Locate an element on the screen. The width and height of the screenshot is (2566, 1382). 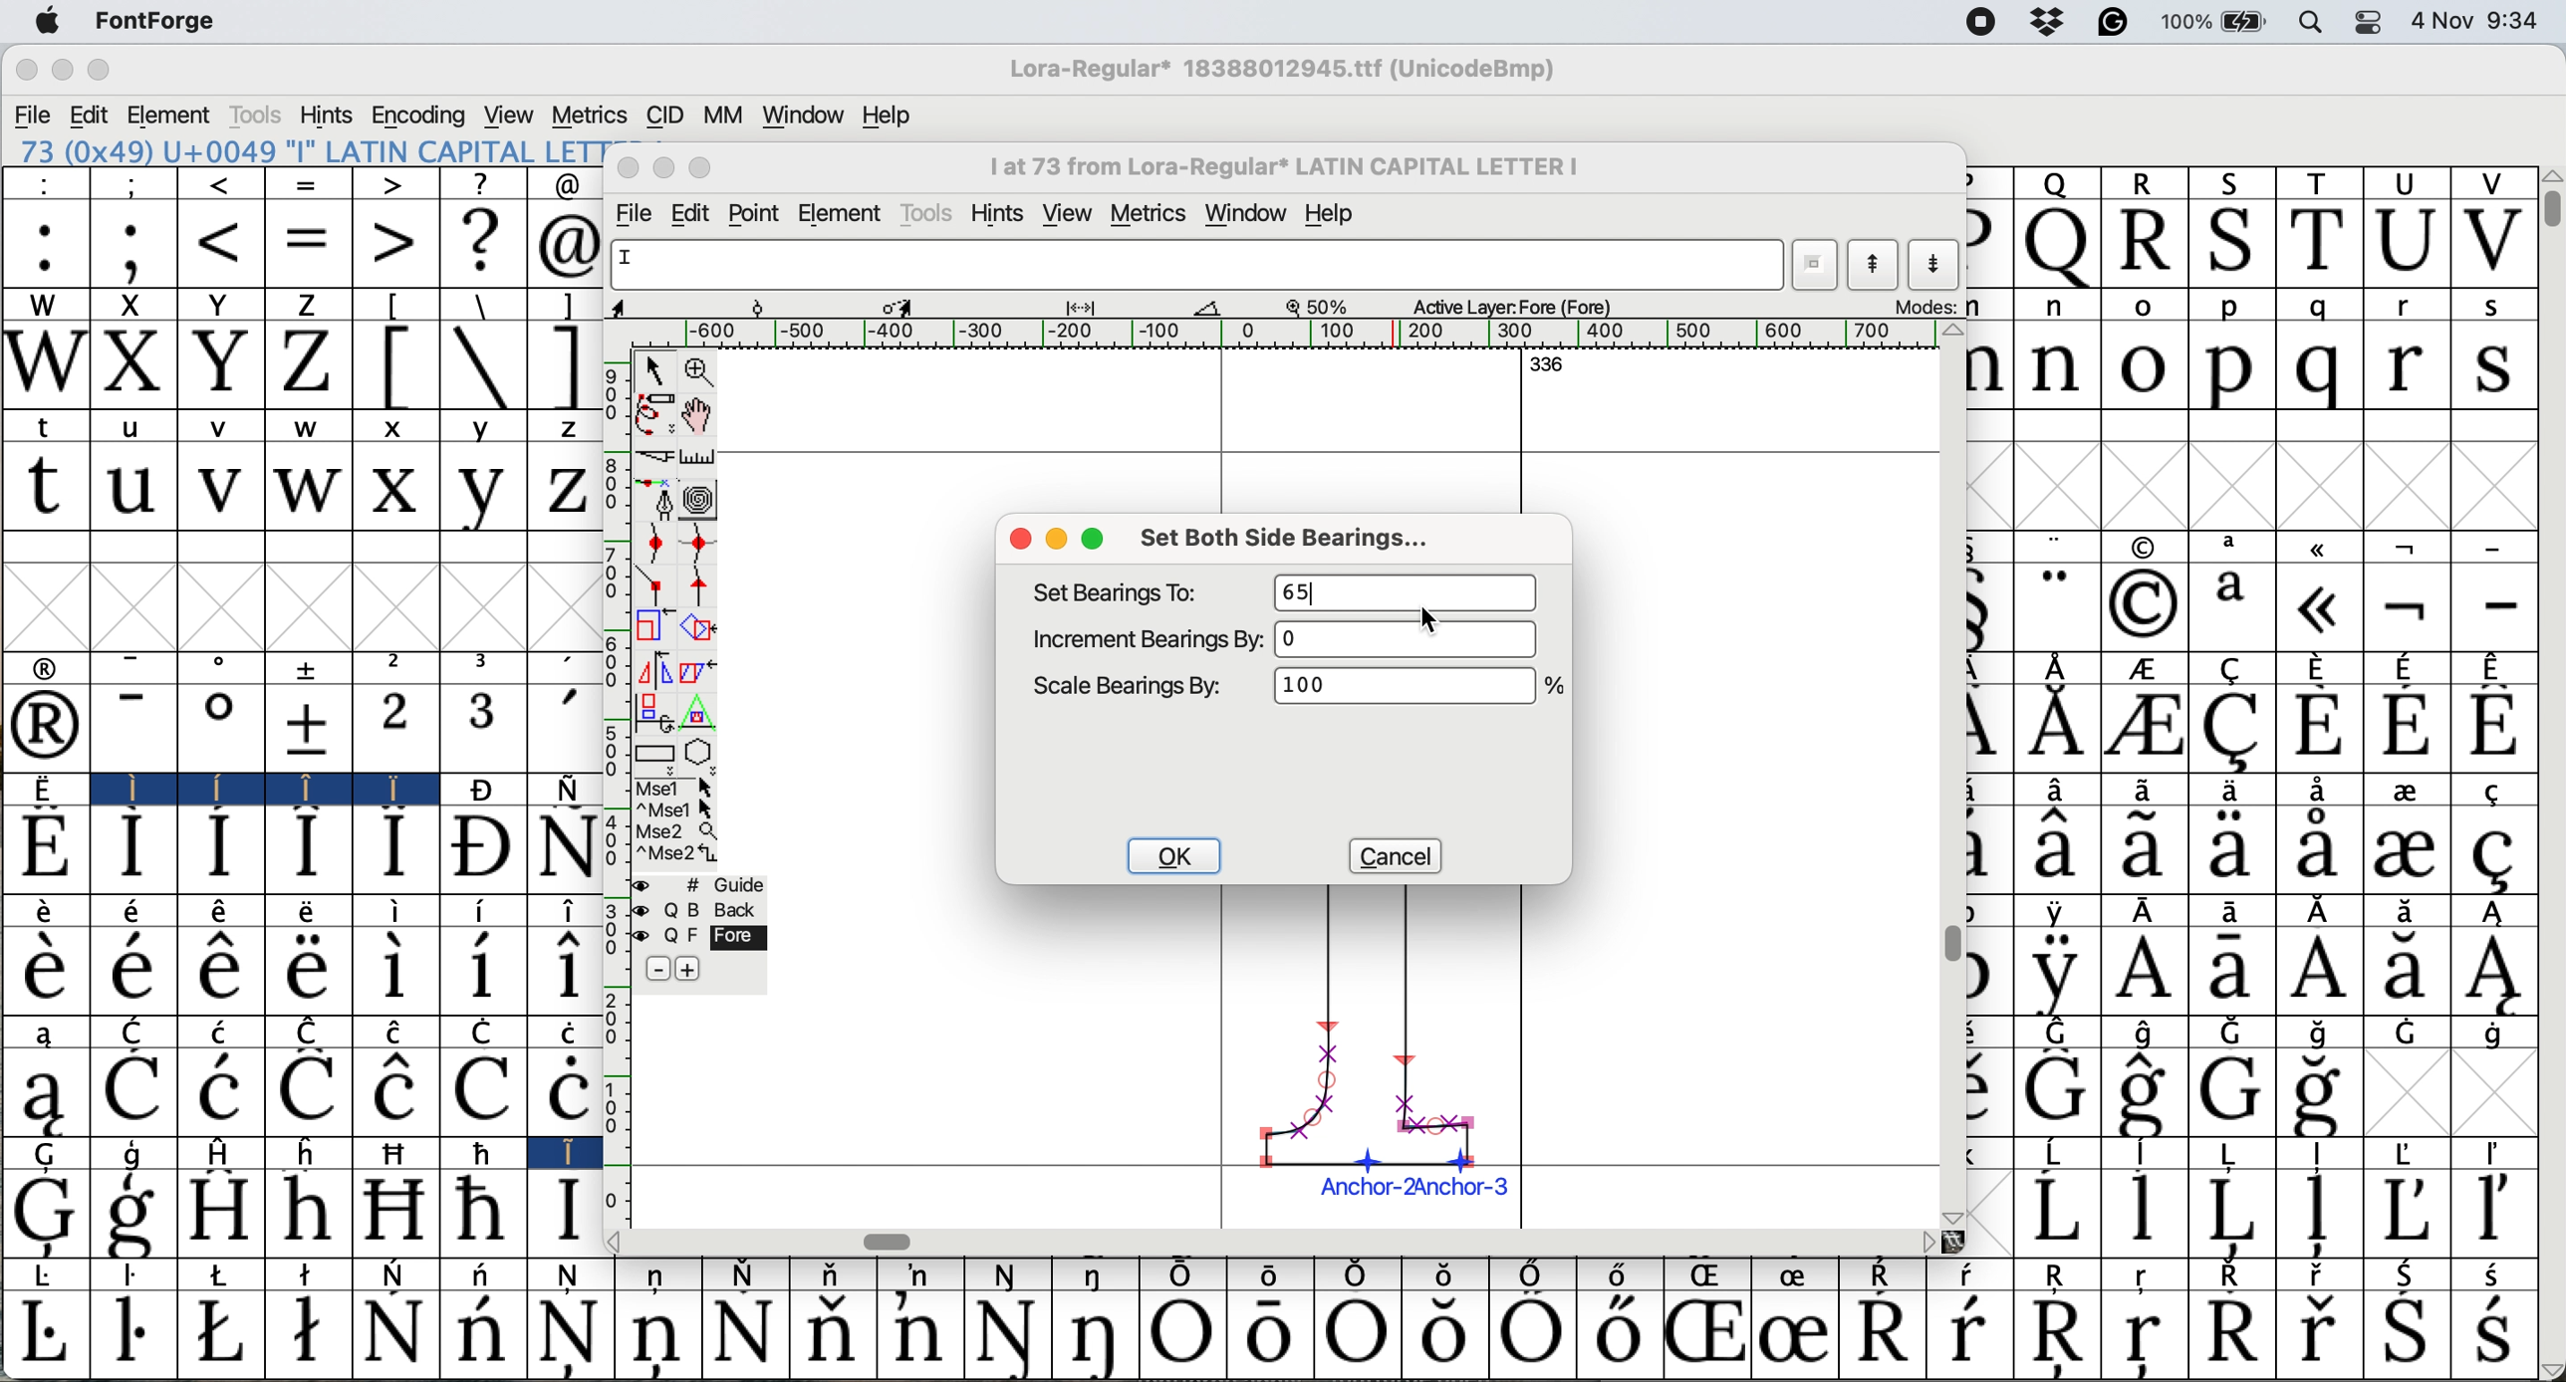
Symbol is located at coordinates (44, 909).